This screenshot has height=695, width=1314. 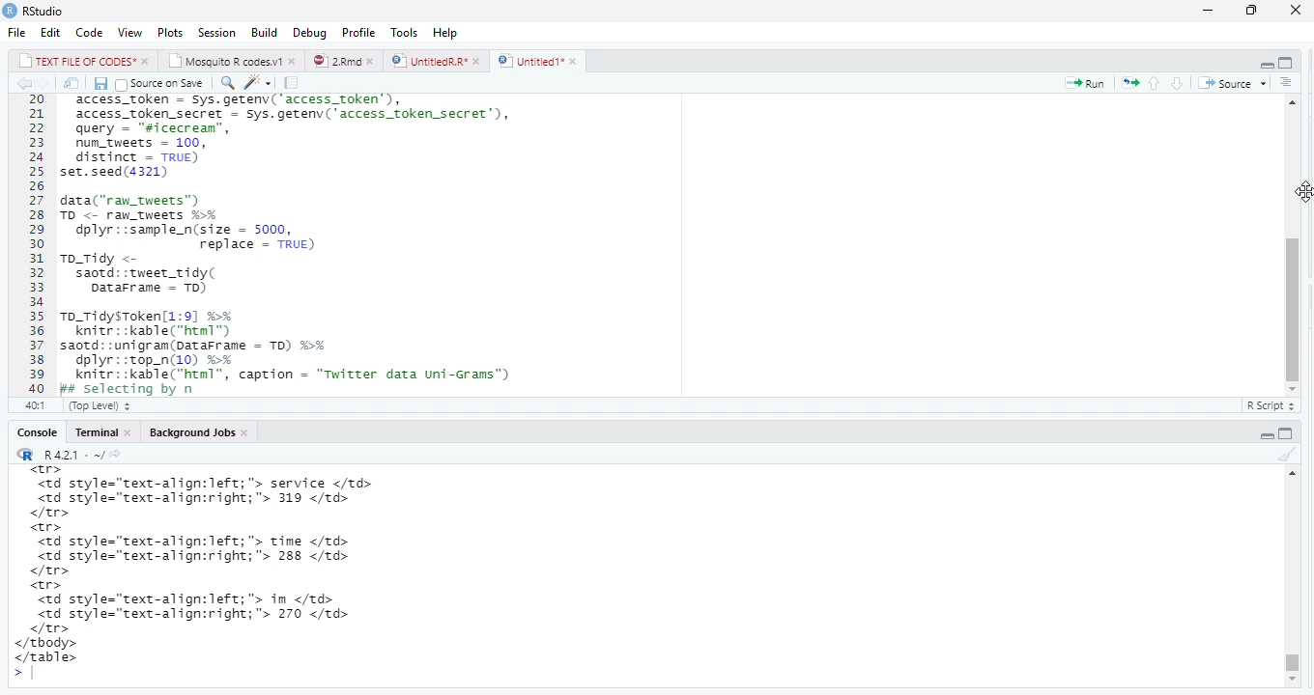 I want to click on D | UntitledR.R*, so click(x=433, y=61).